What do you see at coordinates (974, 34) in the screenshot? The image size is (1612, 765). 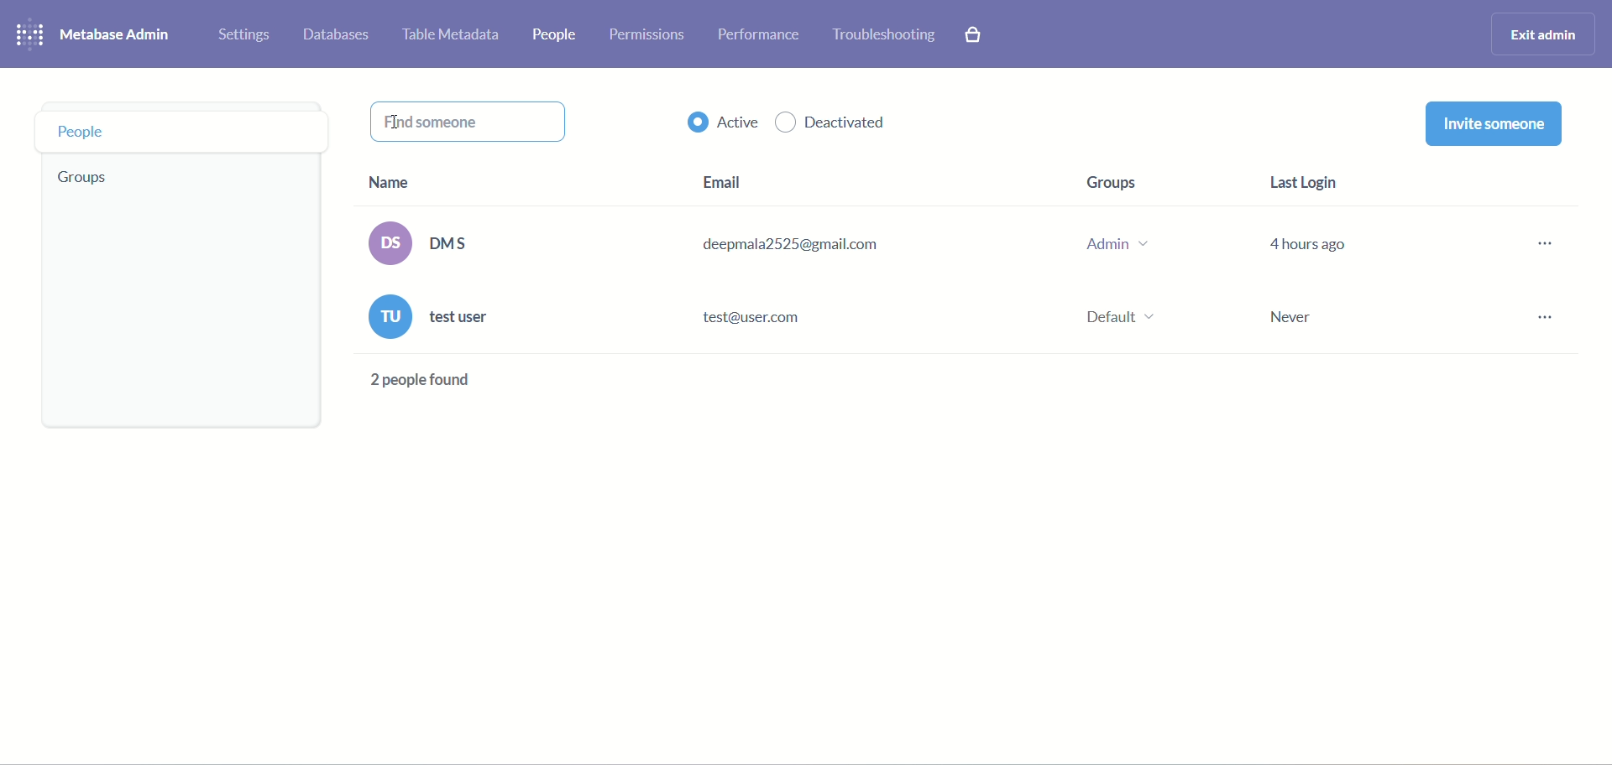 I see `paid features` at bounding box center [974, 34].